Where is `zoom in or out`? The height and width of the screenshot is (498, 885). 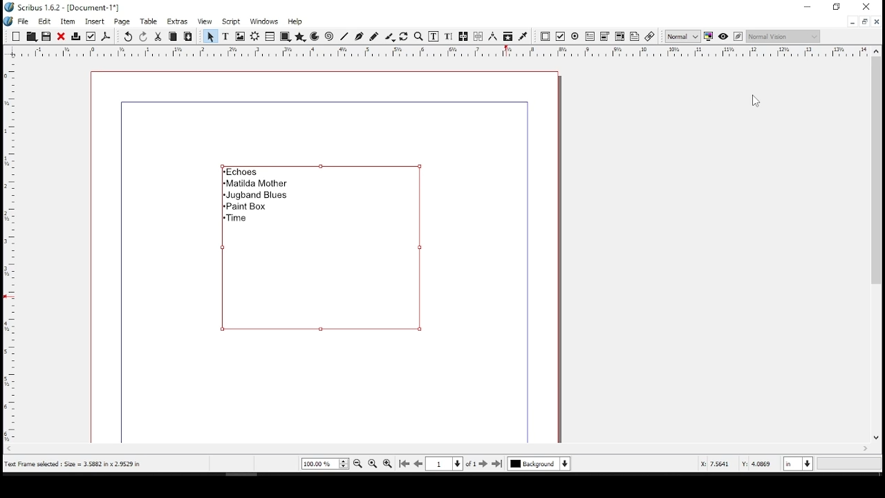 zoom in or out is located at coordinates (420, 36).